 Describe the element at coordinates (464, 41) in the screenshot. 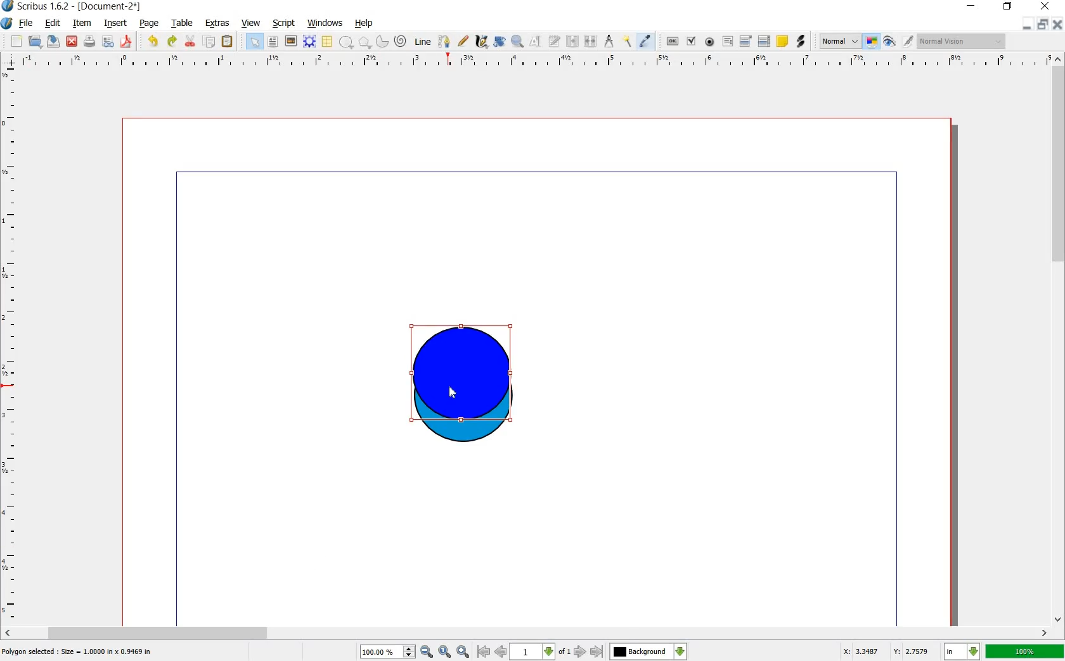

I see `freehand line` at that location.